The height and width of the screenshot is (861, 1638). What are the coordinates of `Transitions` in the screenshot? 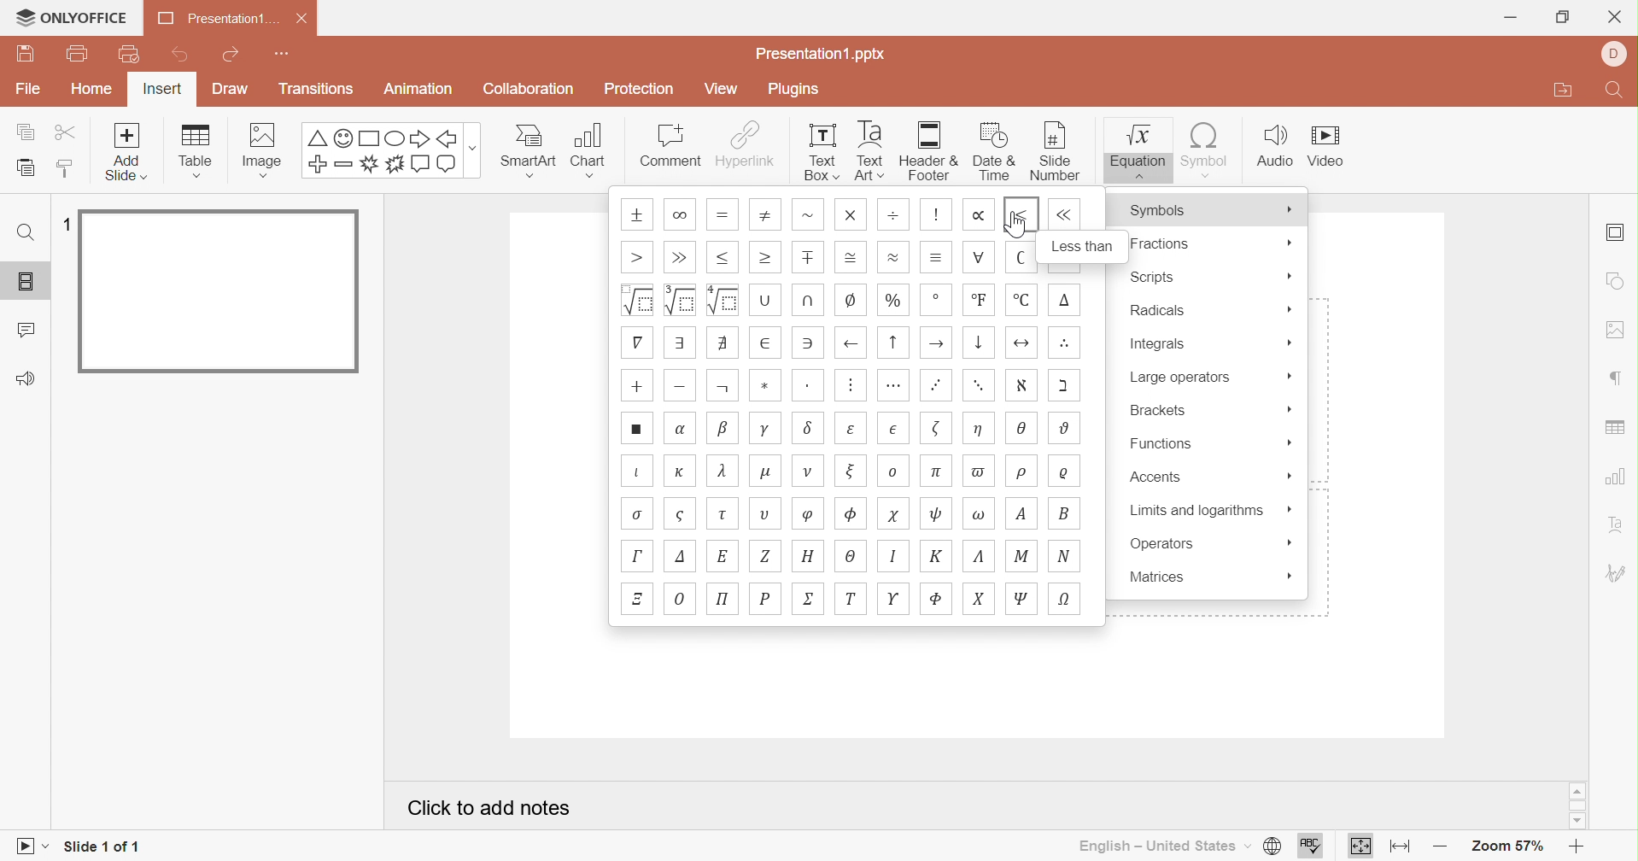 It's located at (317, 89).